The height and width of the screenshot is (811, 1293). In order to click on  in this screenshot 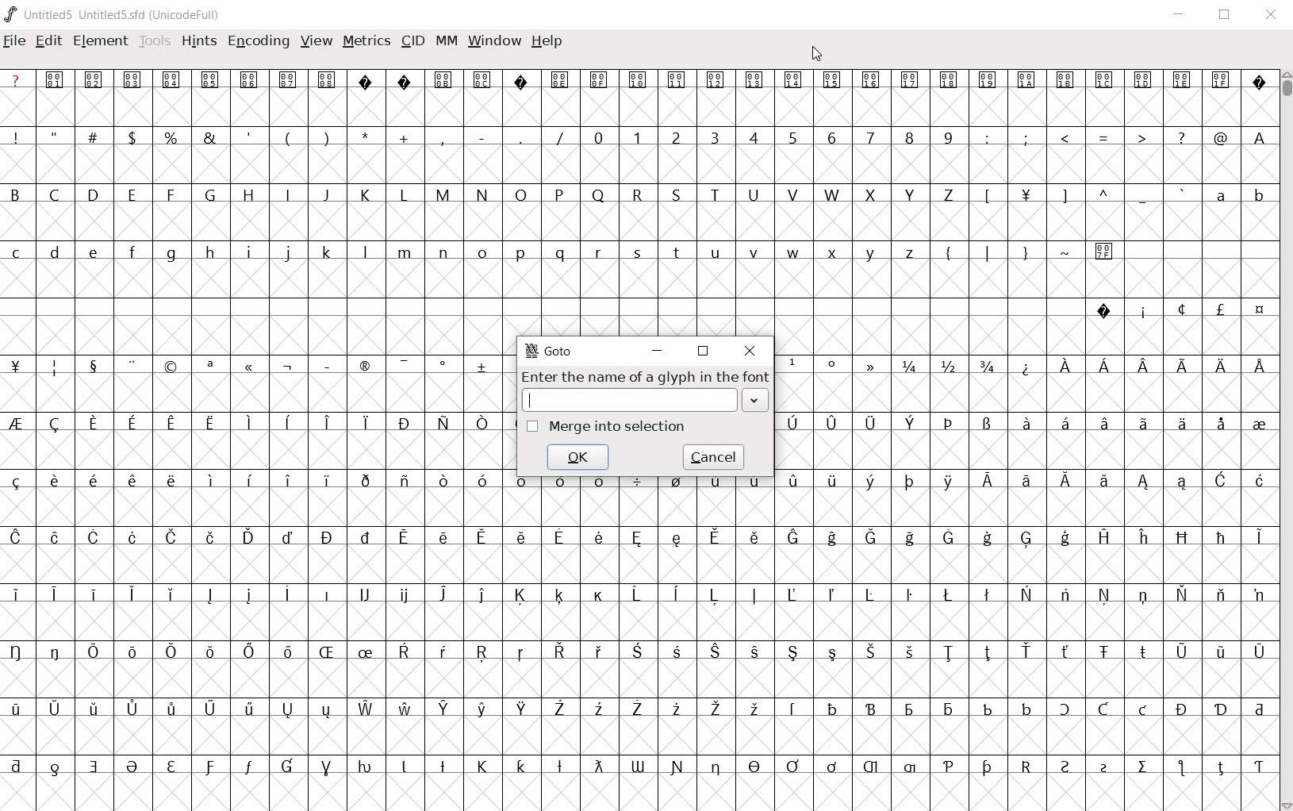, I will do `click(521, 765)`.